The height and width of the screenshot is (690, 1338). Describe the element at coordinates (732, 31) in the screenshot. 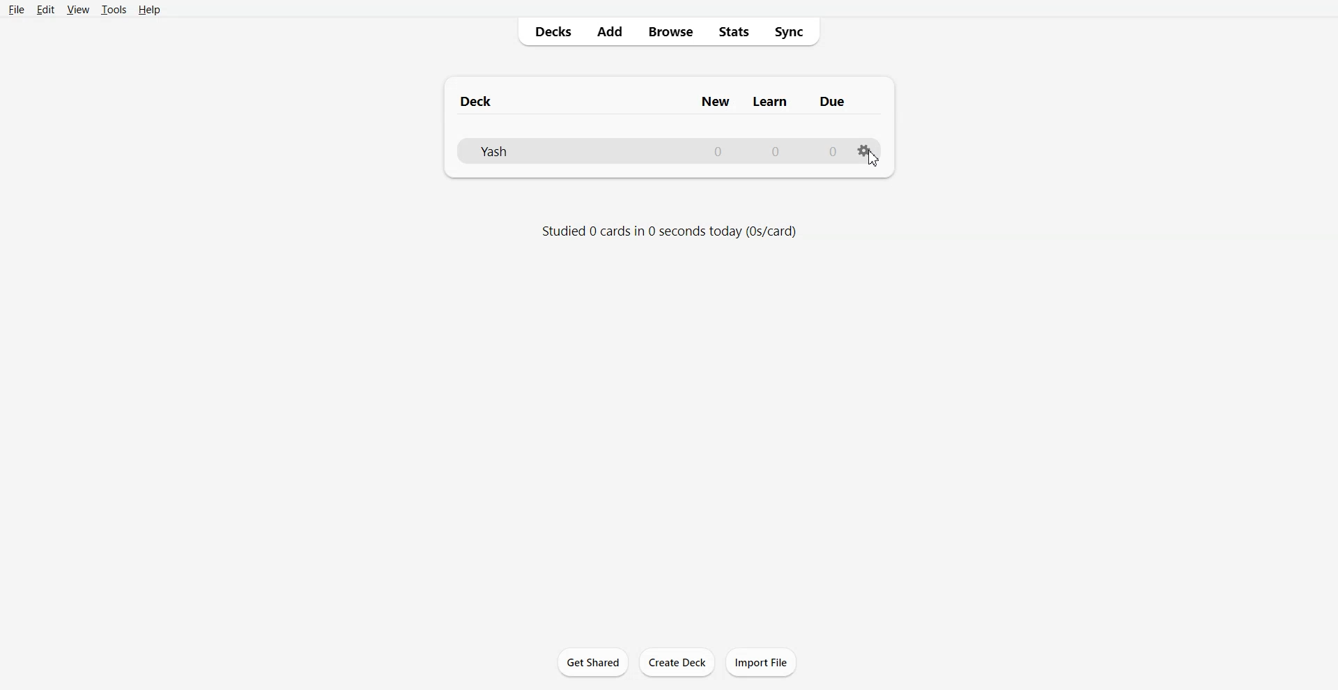

I see `Stats` at that location.